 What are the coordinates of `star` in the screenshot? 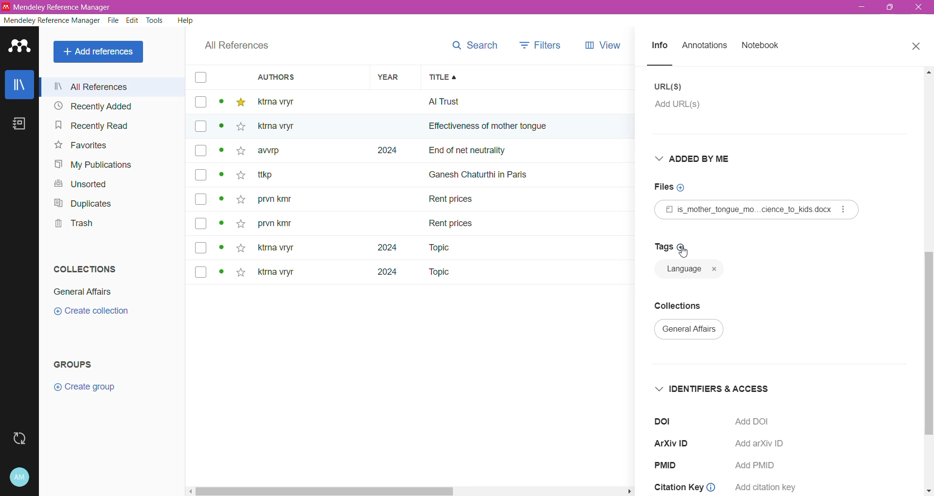 It's located at (240, 103).